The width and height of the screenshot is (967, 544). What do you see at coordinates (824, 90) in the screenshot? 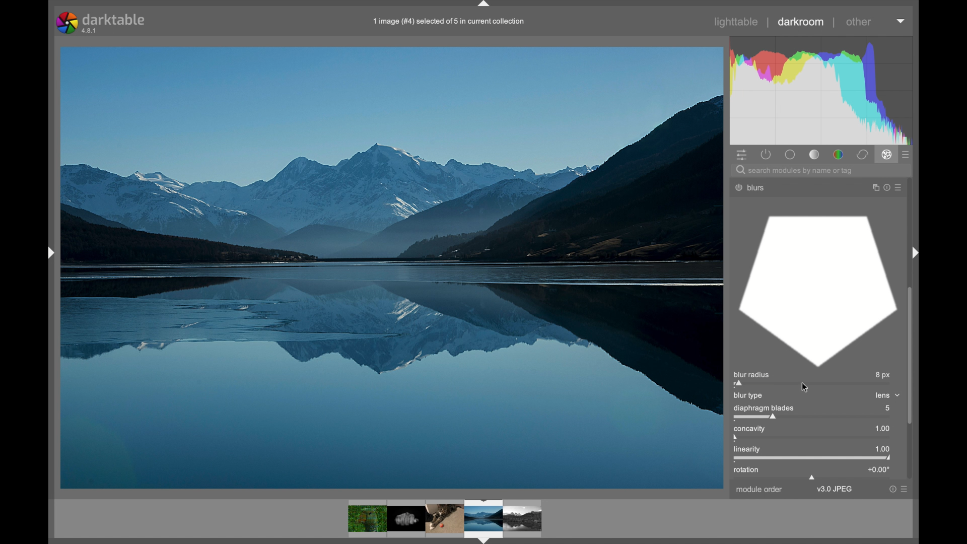
I see `histogram` at bounding box center [824, 90].